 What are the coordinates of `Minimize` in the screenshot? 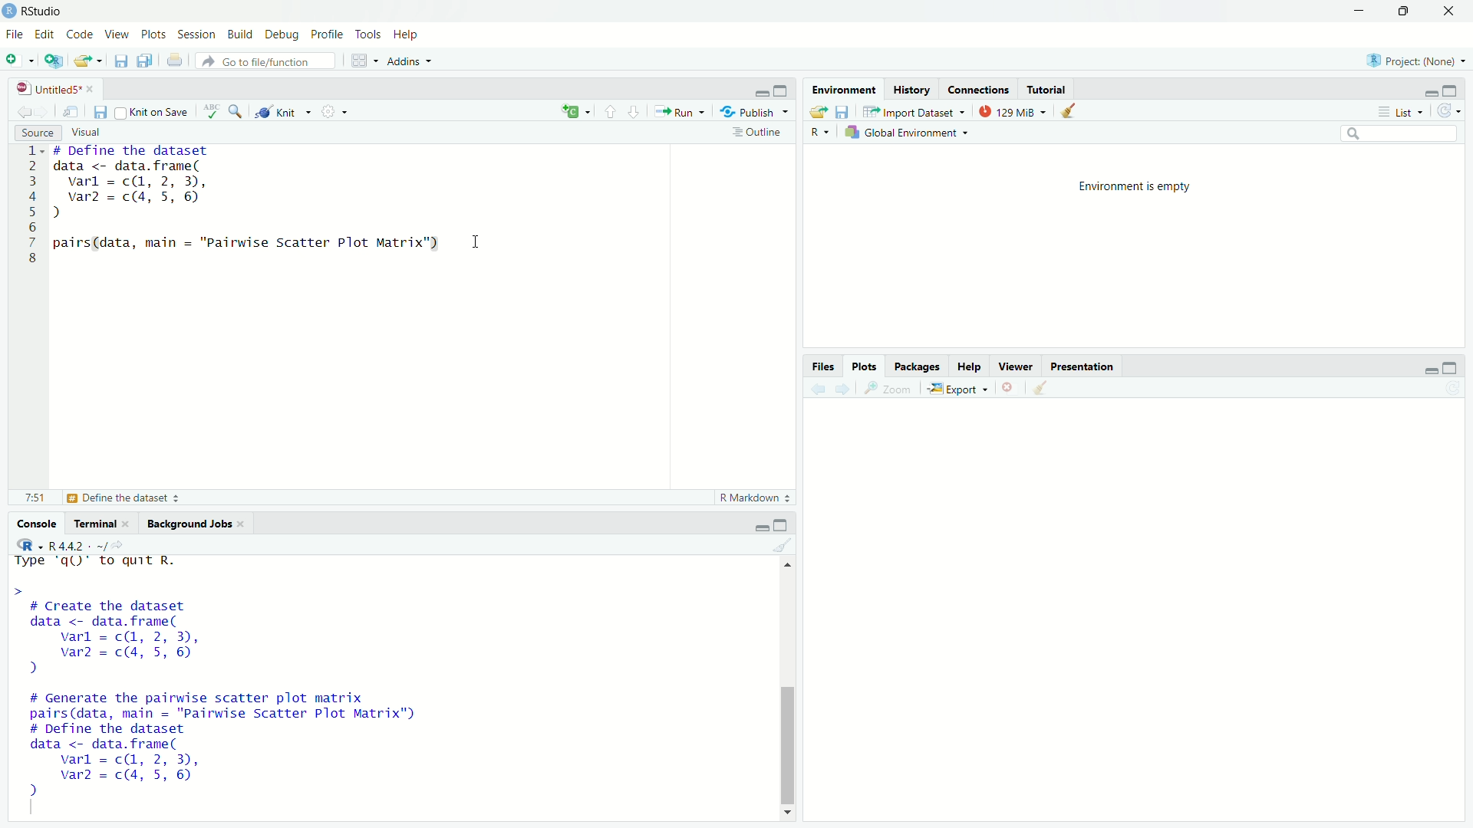 It's located at (1431, 370).